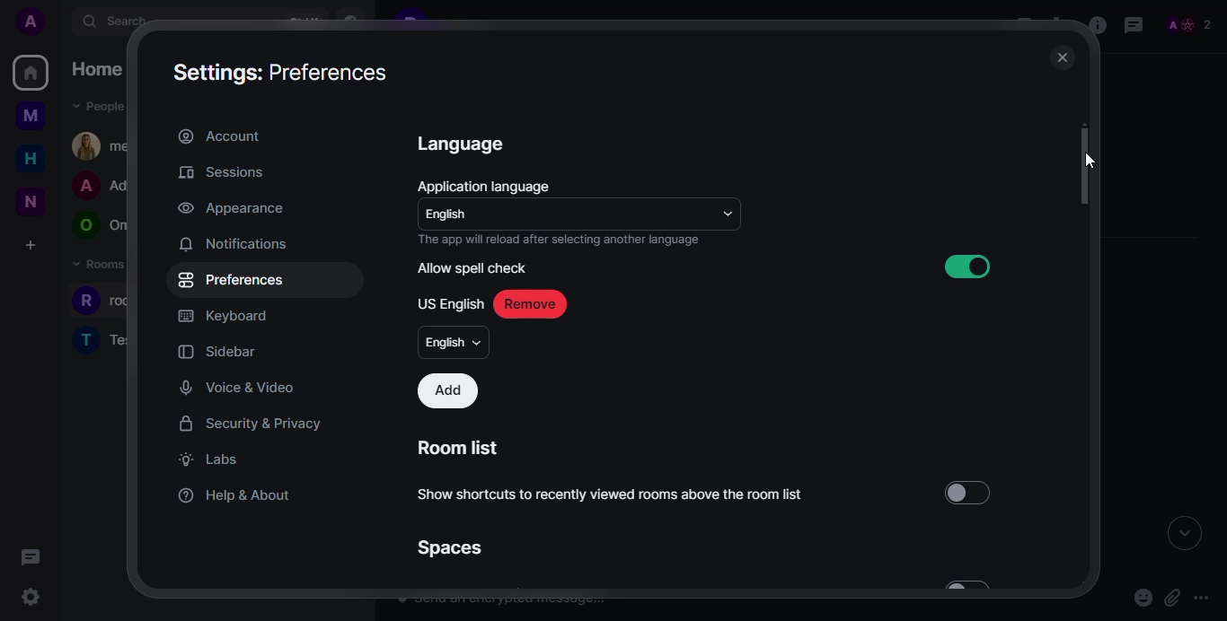  What do you see at coordinates (238, 388) in the screenshot?
I see `voice video` at bounding box center [238, 388].